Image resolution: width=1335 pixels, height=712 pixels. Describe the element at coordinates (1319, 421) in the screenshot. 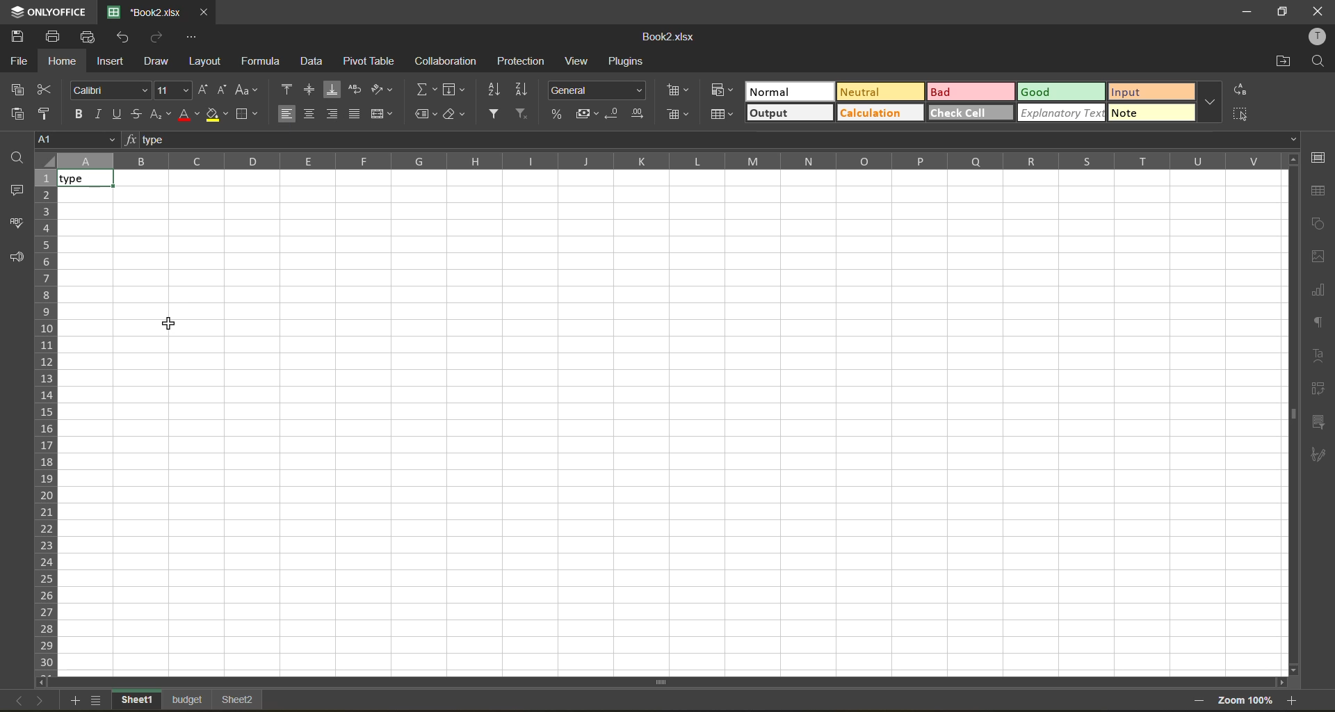

I see `slicer` at that location.